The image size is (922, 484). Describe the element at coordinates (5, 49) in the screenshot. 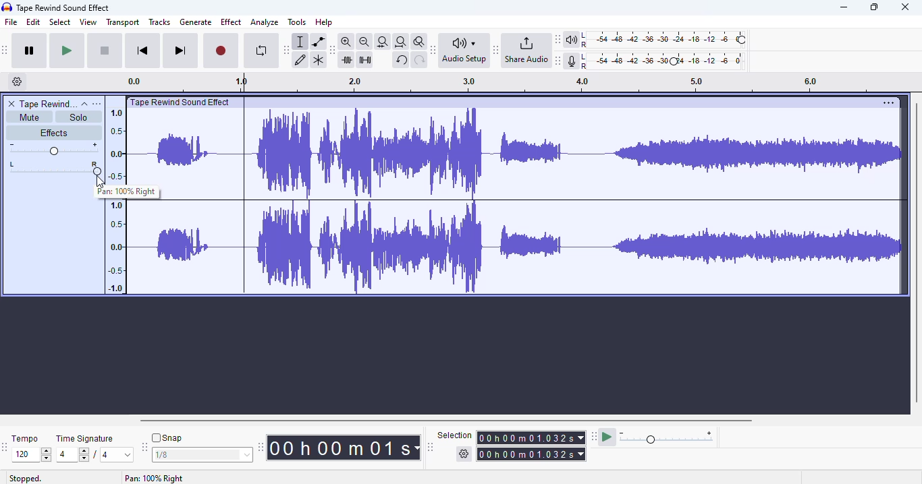

I see `audacity transport toolbar` at that location.